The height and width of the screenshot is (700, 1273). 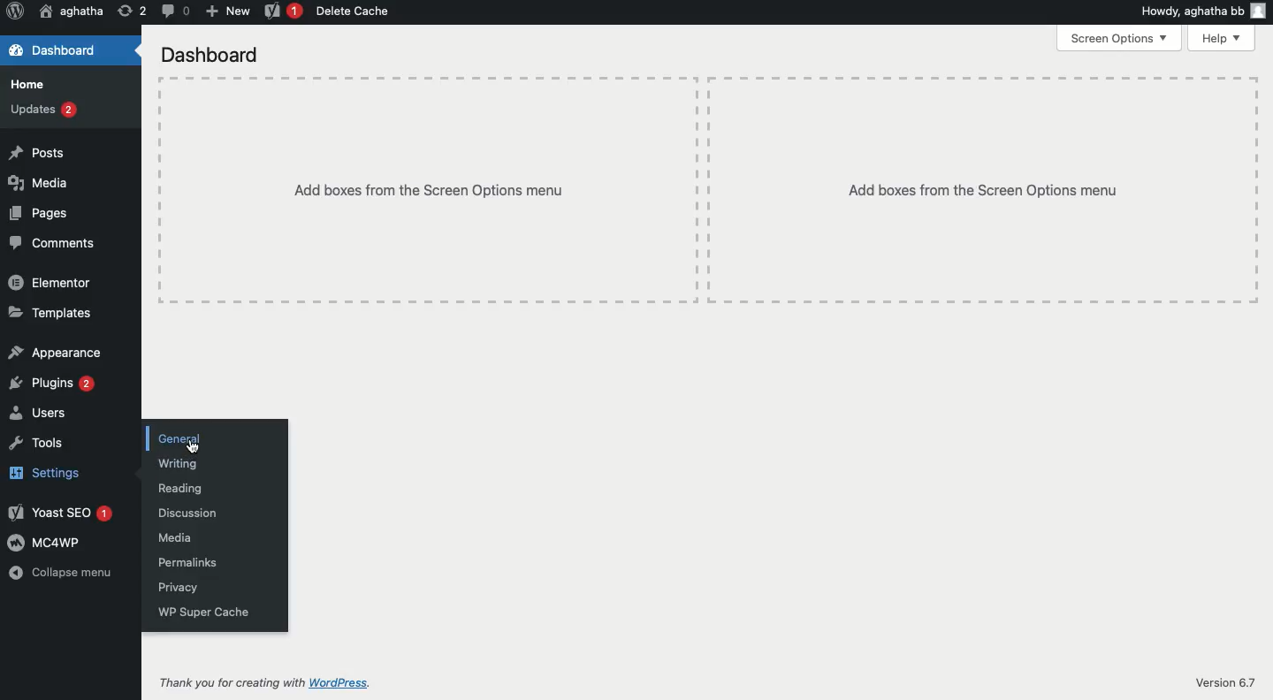 I want to click on Settings, so click(x=42, y=474).